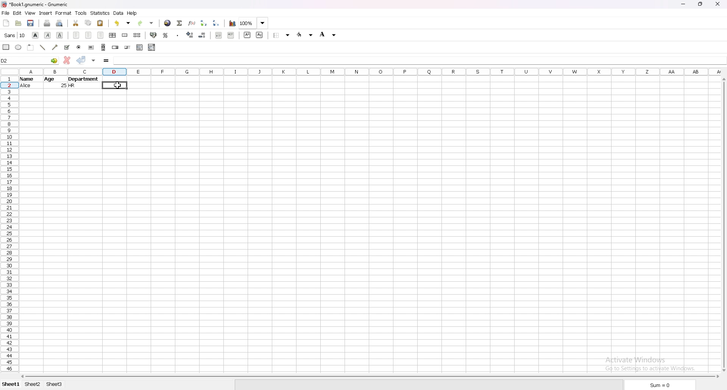  Describe the element at coordinates (6, 47) in the screenshot. I see `rectangle` at that location.